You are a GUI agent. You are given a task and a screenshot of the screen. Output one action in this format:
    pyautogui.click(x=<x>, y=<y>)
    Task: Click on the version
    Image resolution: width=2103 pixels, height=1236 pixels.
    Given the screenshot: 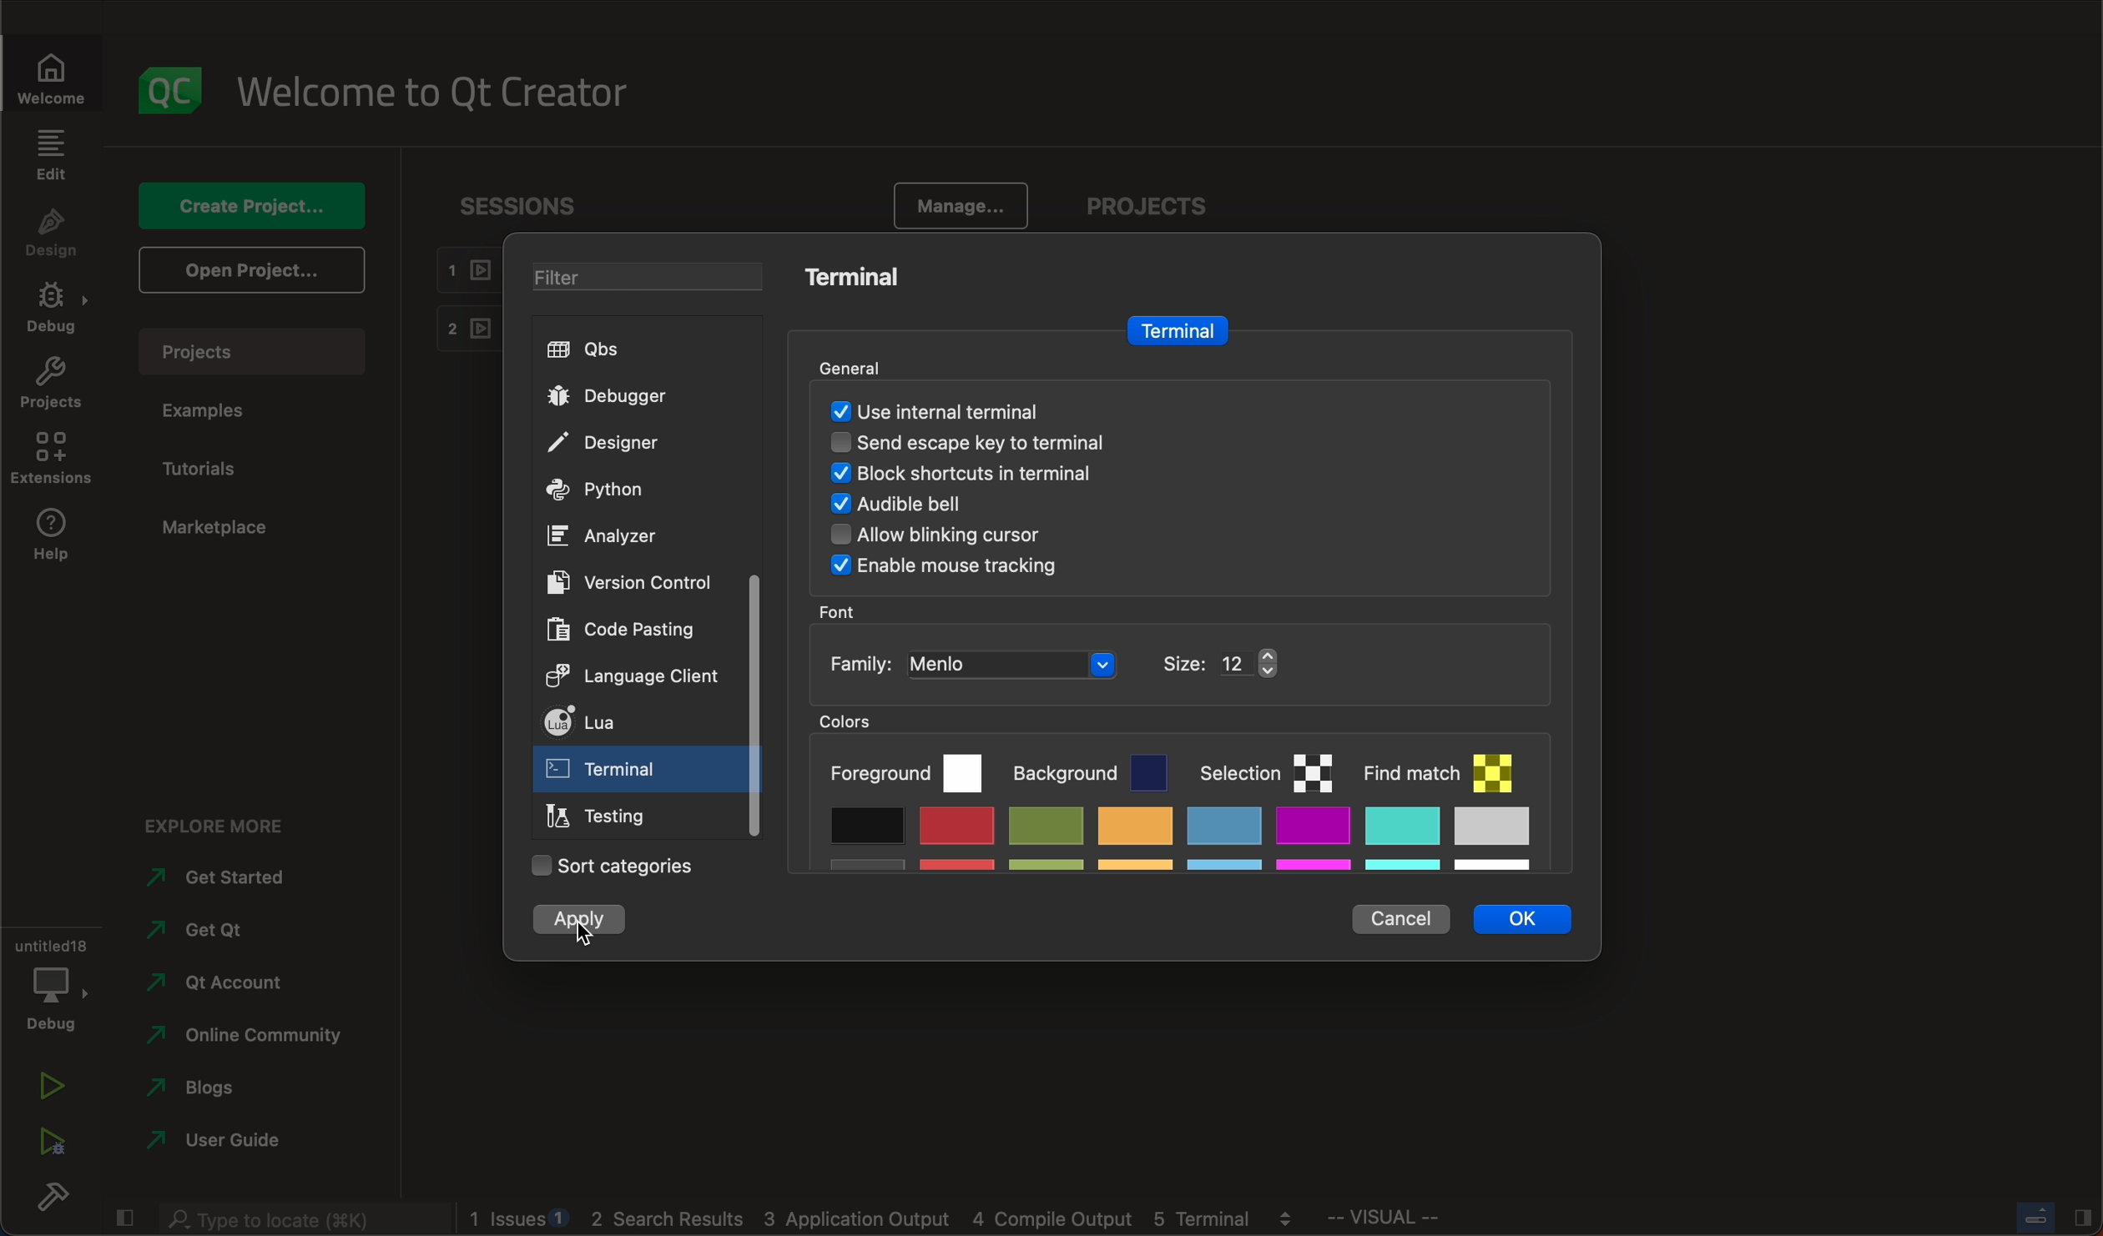 What is the action you would take?
    pyautogui.click(x=639, y=580)
    